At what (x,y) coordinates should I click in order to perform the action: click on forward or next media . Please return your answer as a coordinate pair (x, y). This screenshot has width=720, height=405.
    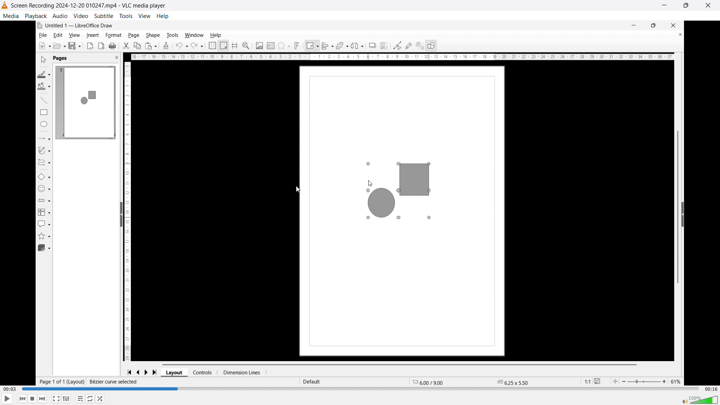
    Looking at the image, I should click on (42, 399).